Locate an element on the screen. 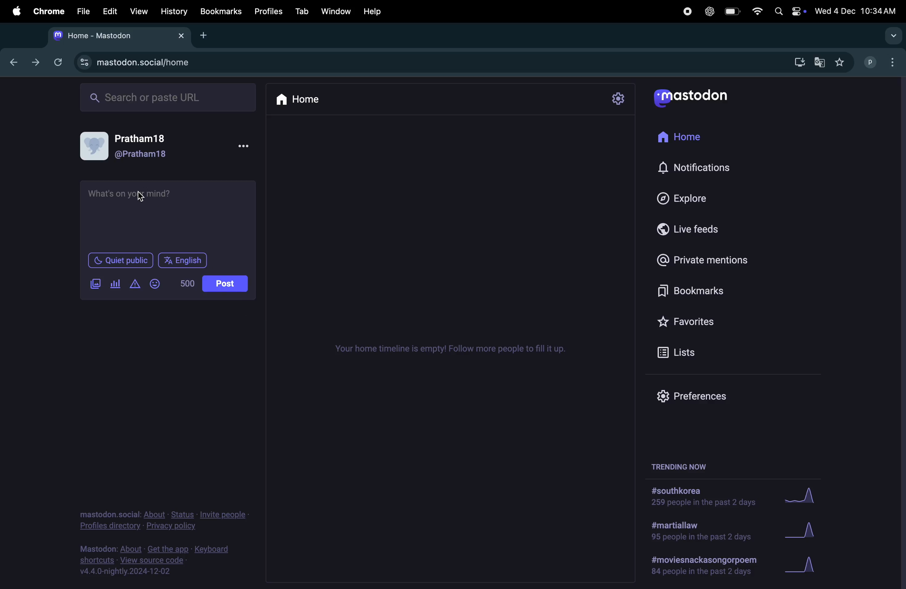 The image size is (906, 589). google translate is located at coordinates (818, 62).